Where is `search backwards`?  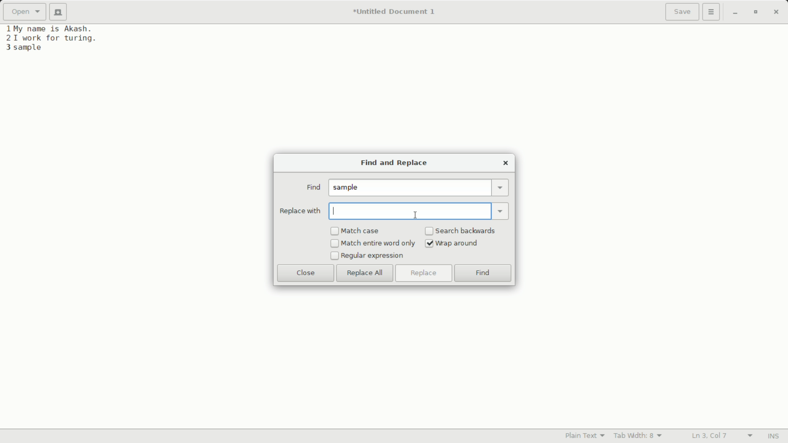
search backwards is located at coordinates (467, 231).